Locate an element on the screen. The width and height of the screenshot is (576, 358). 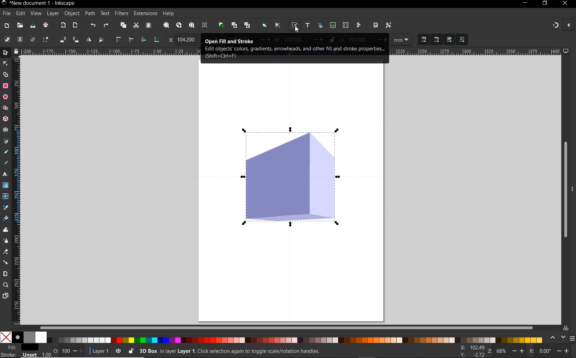
increase/decrease is located at coordinates (78, 351).